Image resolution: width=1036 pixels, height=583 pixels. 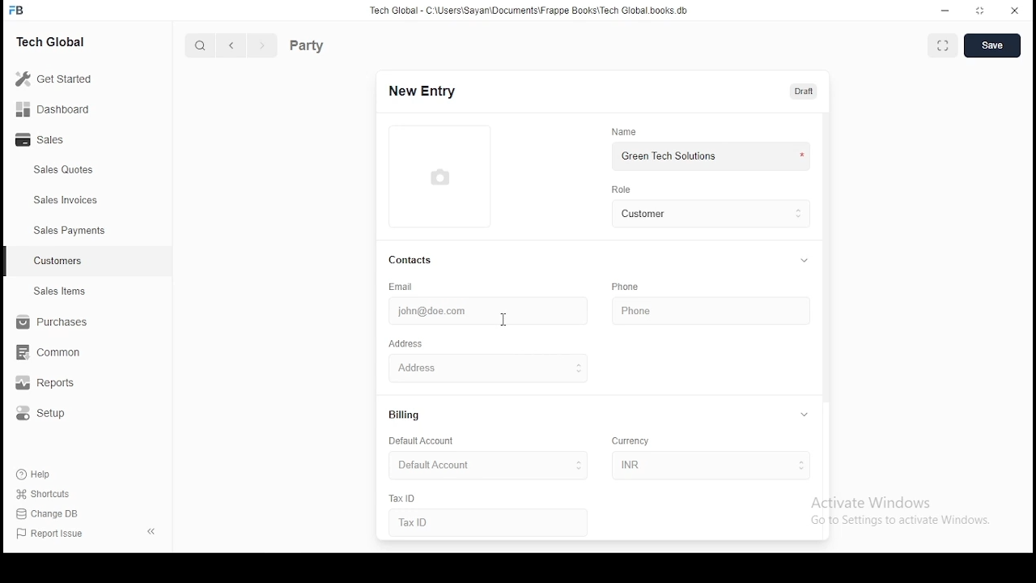 I want to click on tax ID, so click(x=405, y=499).